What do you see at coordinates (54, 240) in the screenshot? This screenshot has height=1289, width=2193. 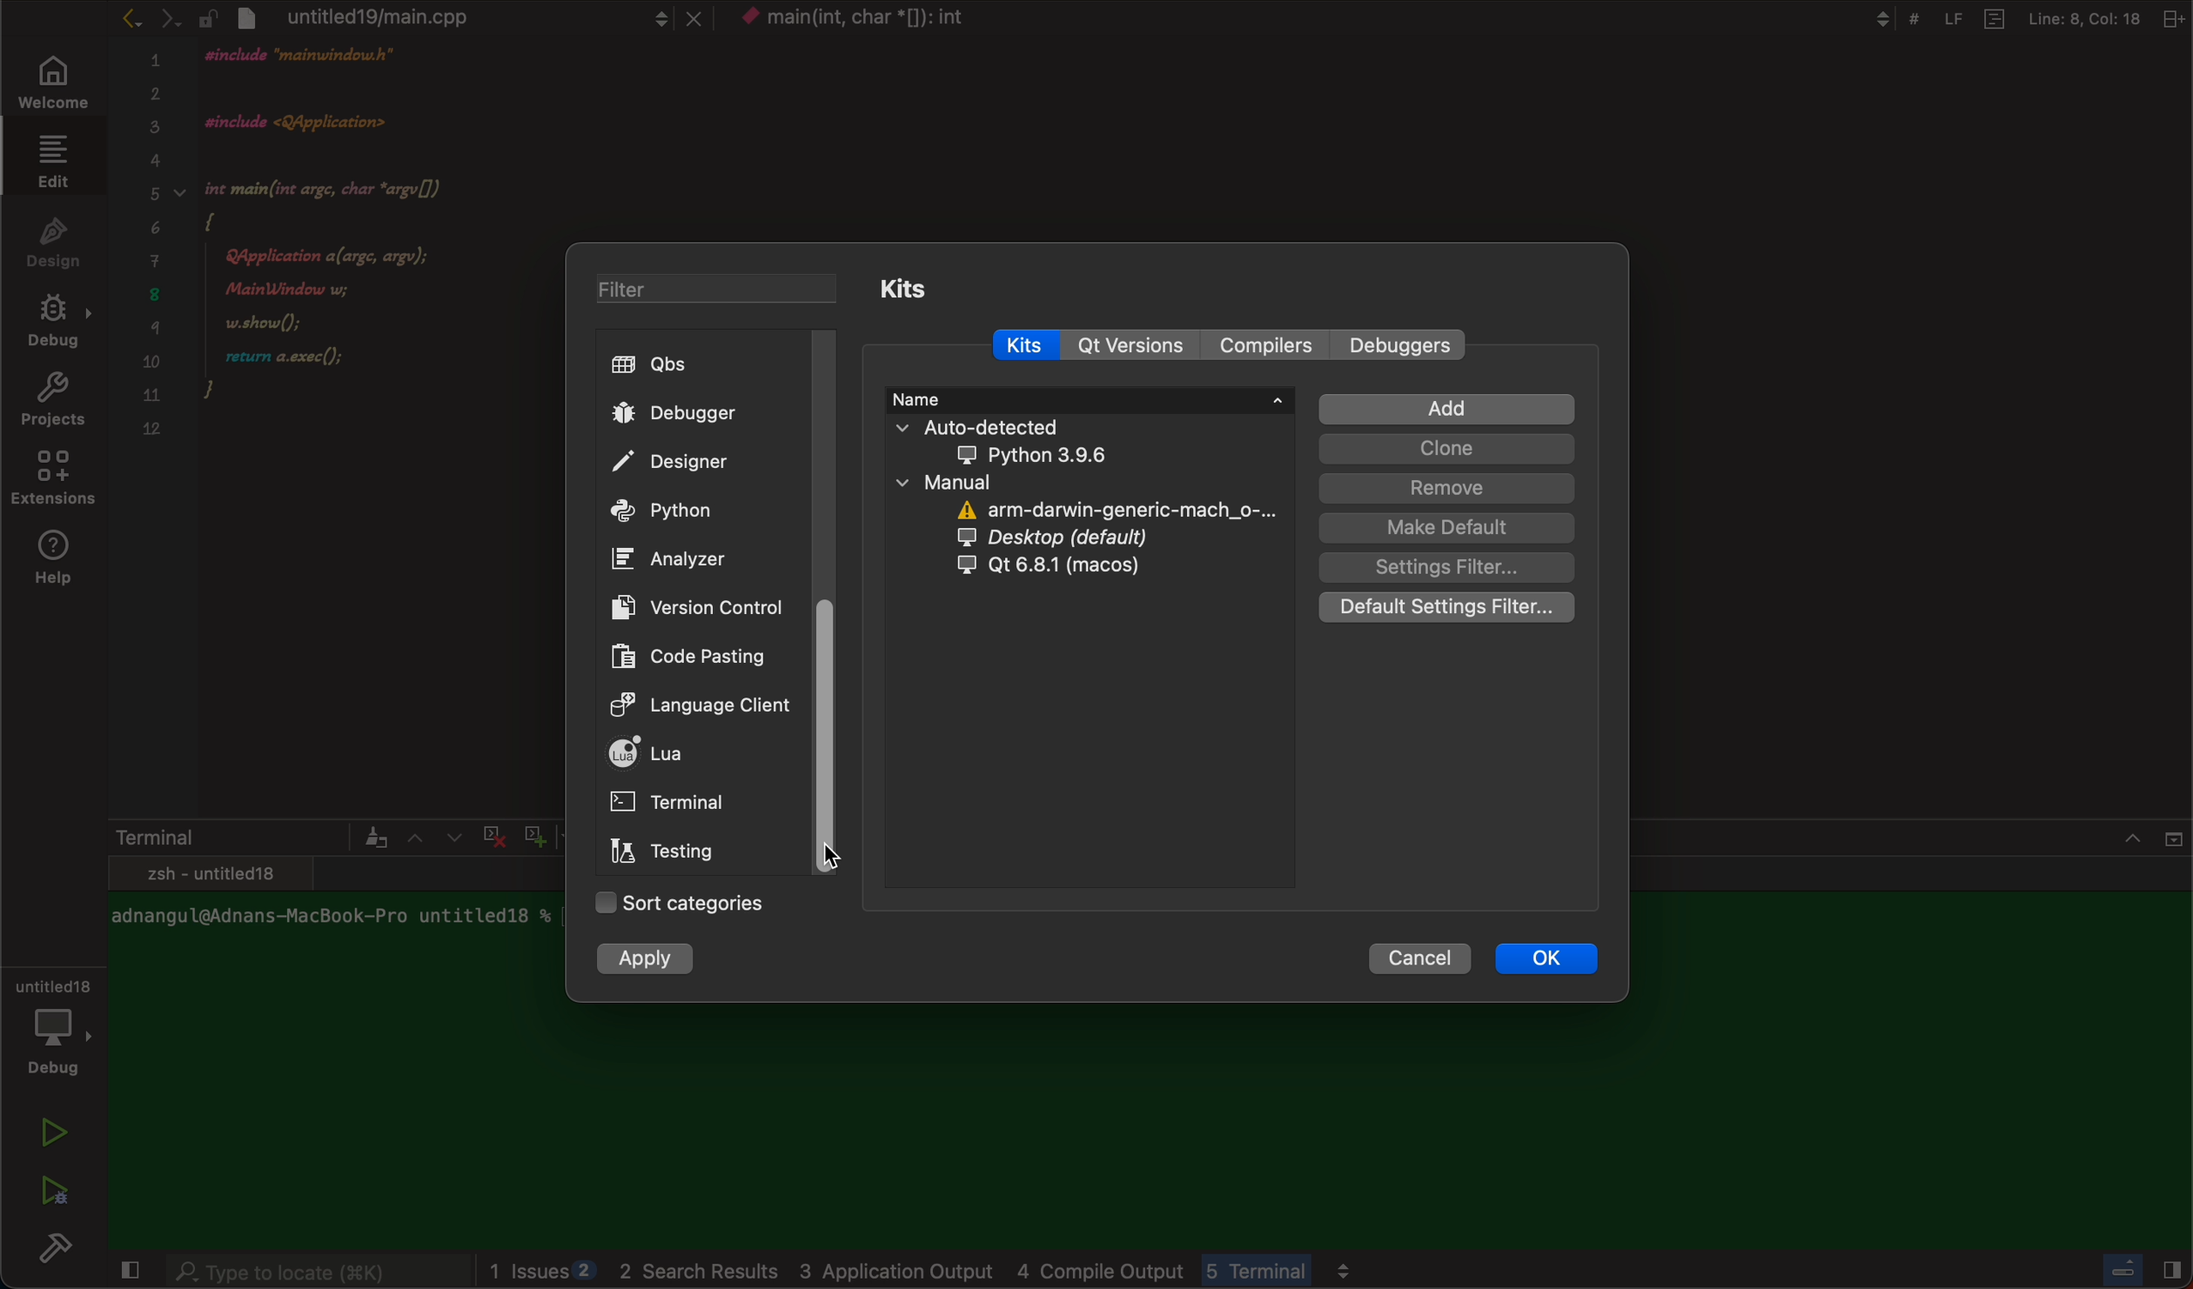 I see `design` at bounding box center [54, 240].